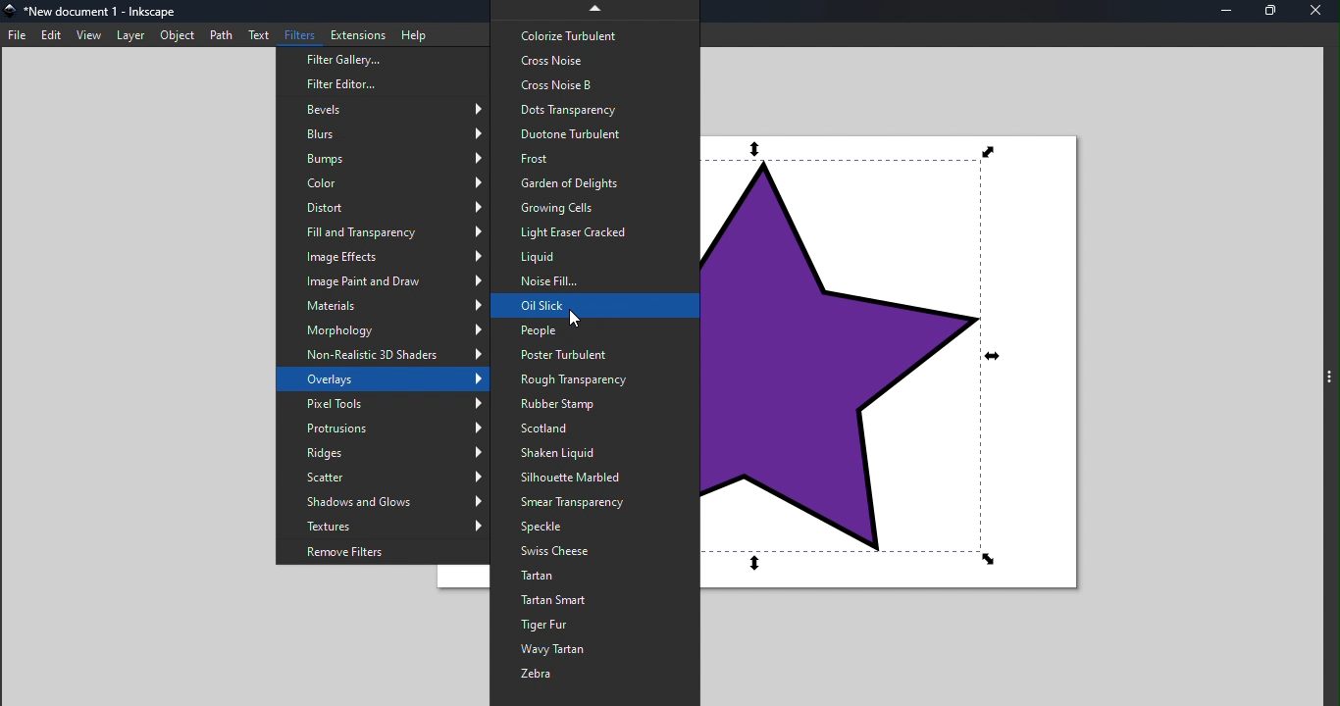 The image size is (1340, 706). Describe the element at coordinates (592, 380) in the screenshot. I see `Rough transparency` at that location.